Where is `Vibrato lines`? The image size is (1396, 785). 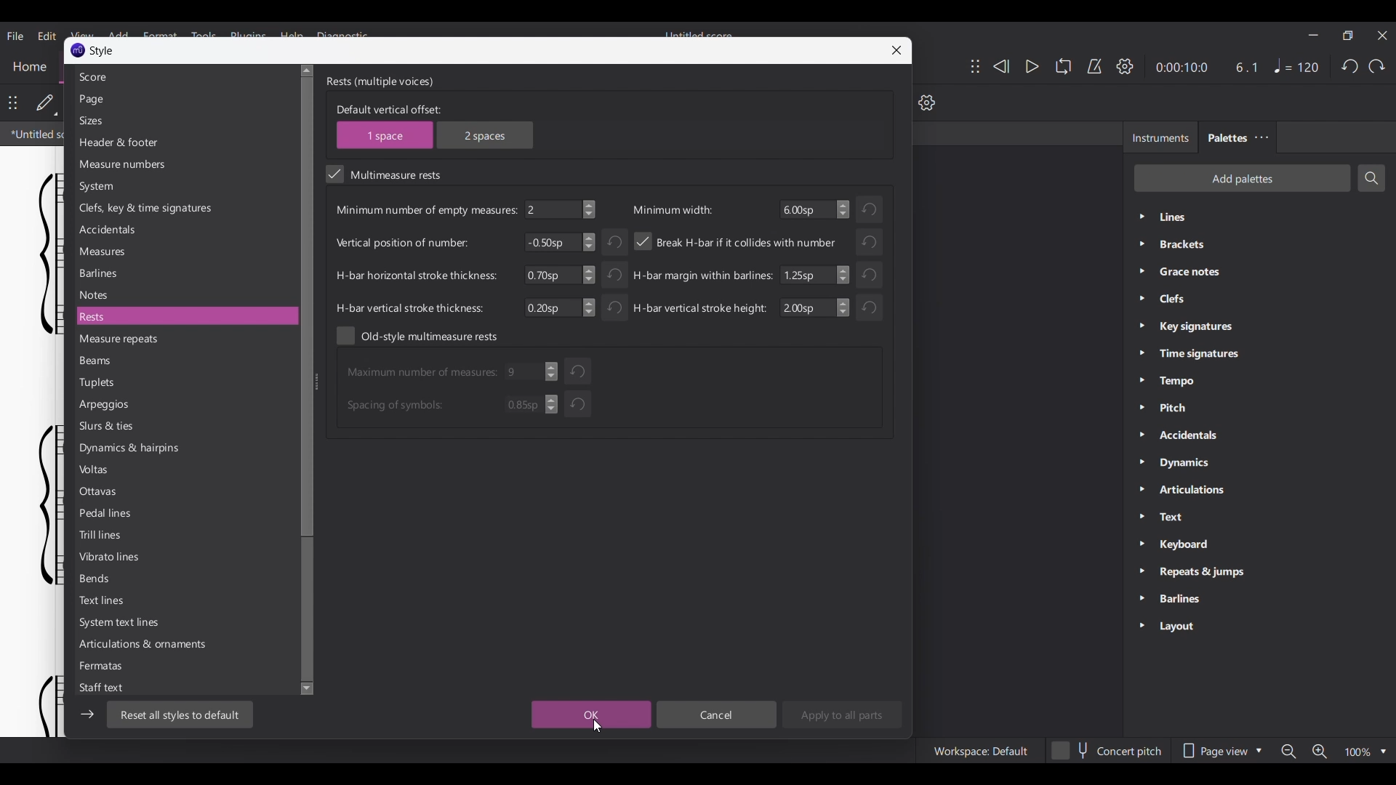
Vibrato lines is located at coordinates (184, 556).